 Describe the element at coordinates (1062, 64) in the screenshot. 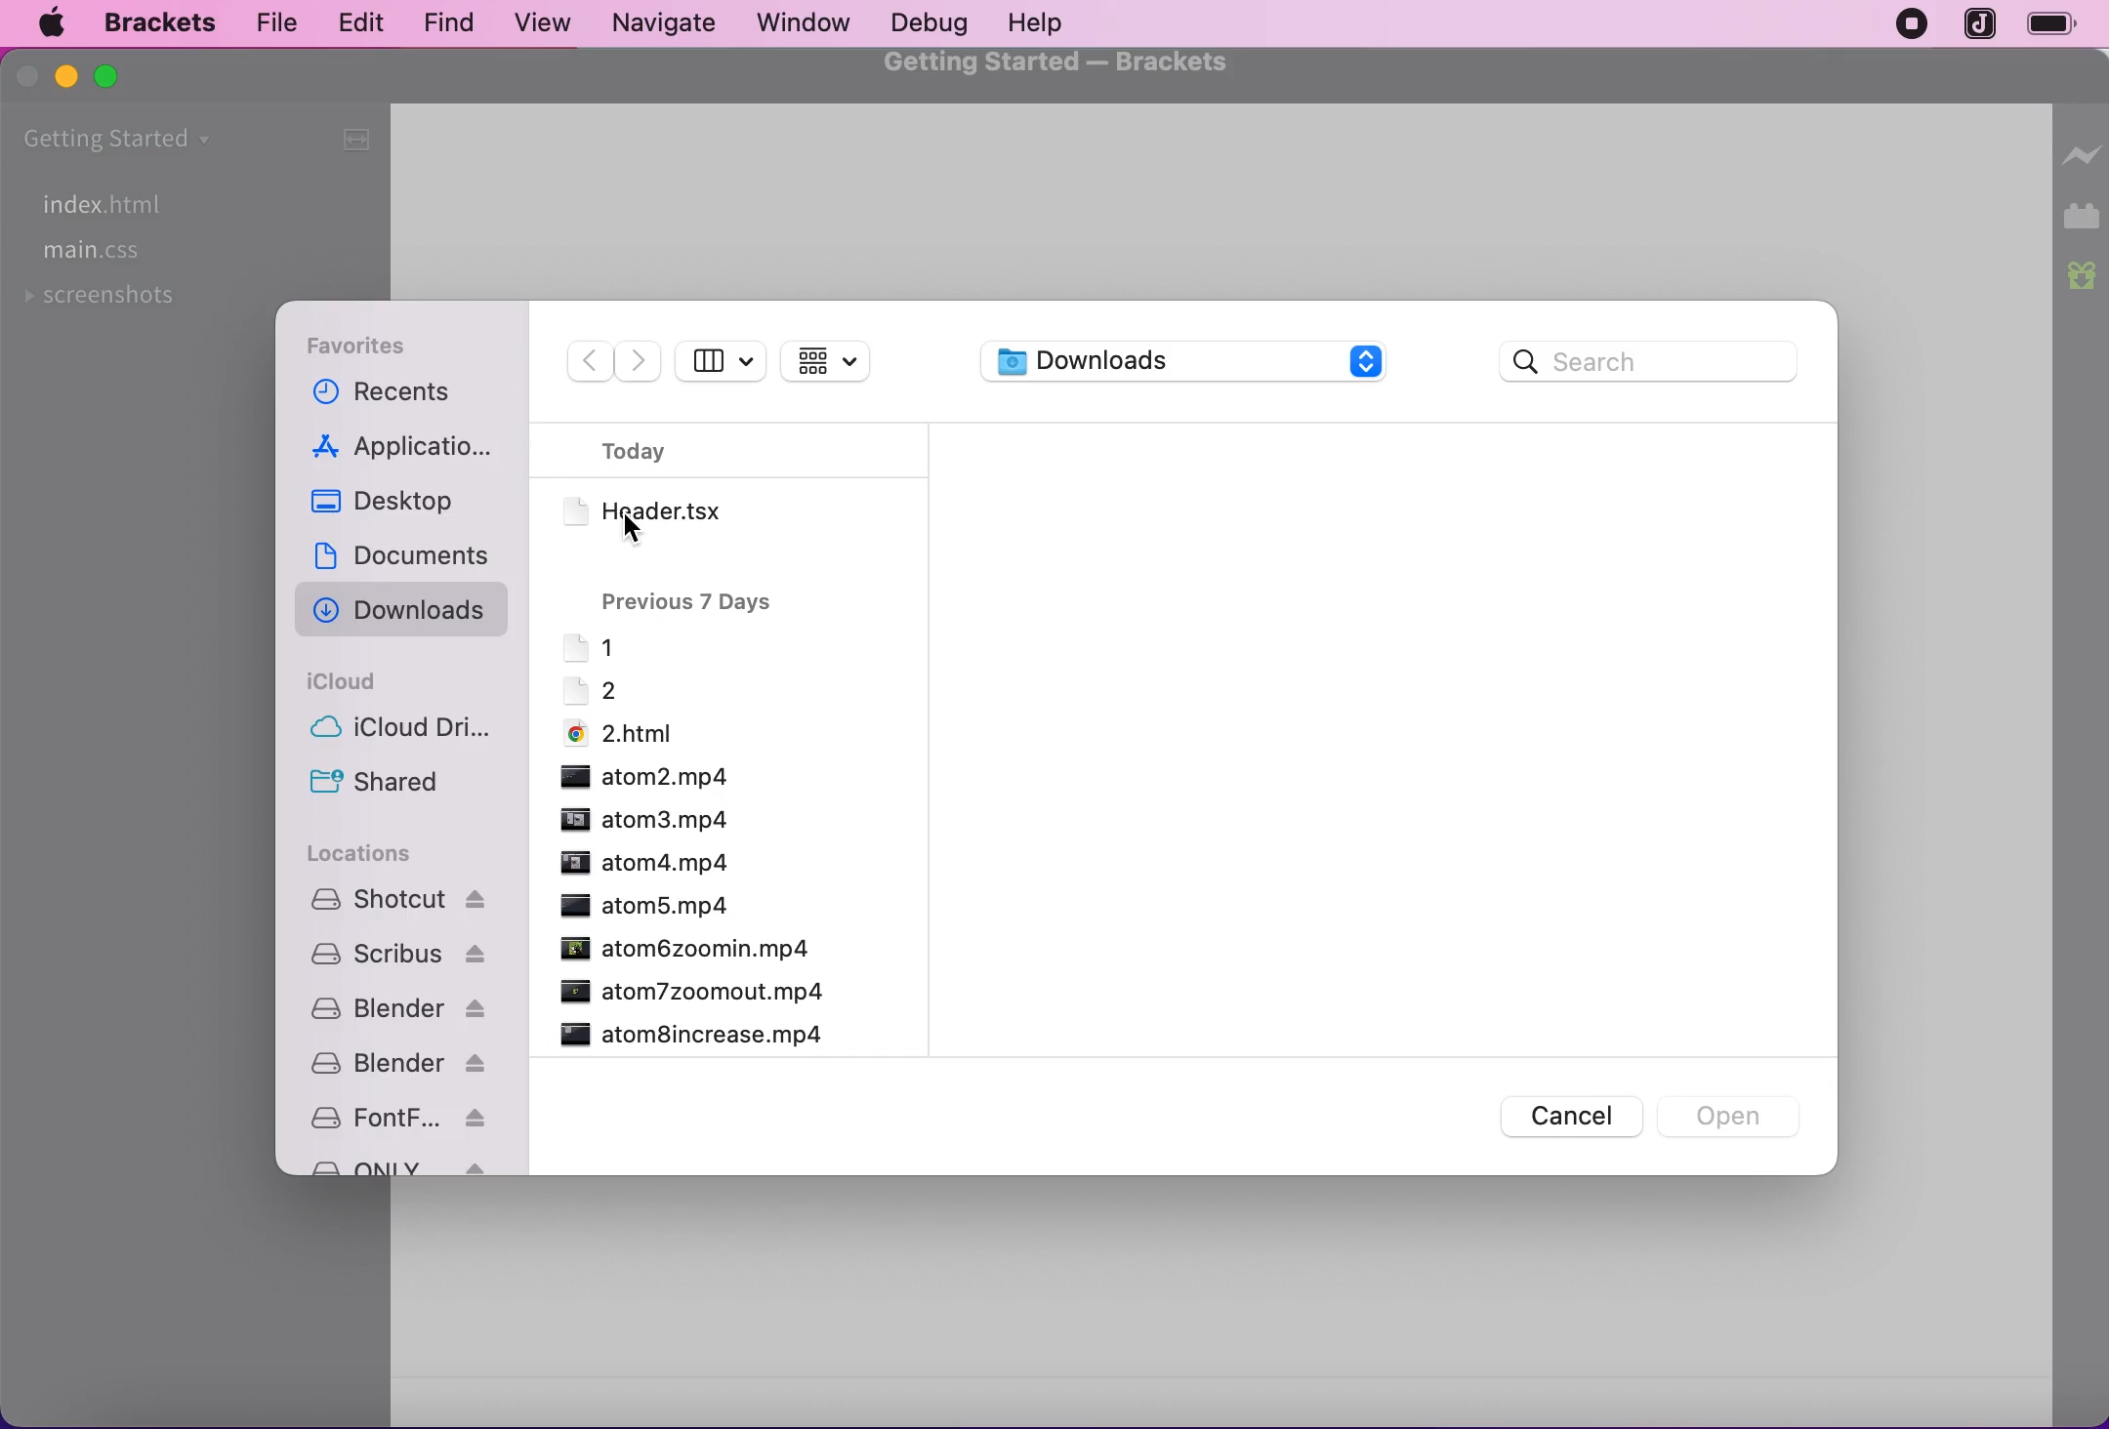

I see `getting started - brackets` at that location.